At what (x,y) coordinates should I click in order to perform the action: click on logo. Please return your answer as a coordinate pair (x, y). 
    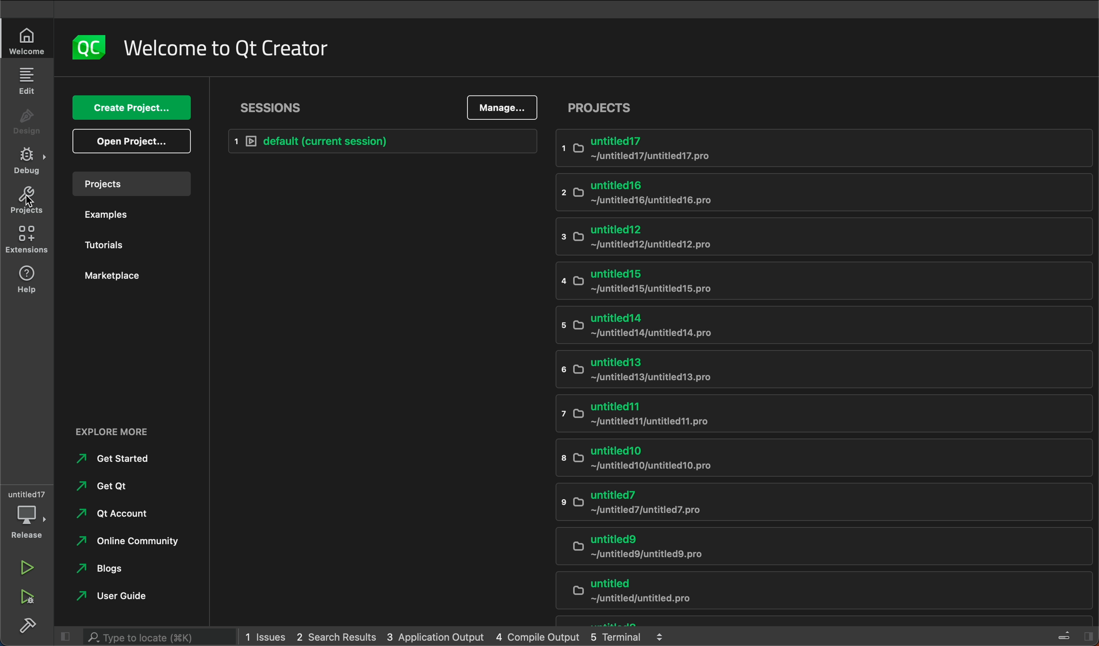
    Looking at the image, I should click on (92, 46).